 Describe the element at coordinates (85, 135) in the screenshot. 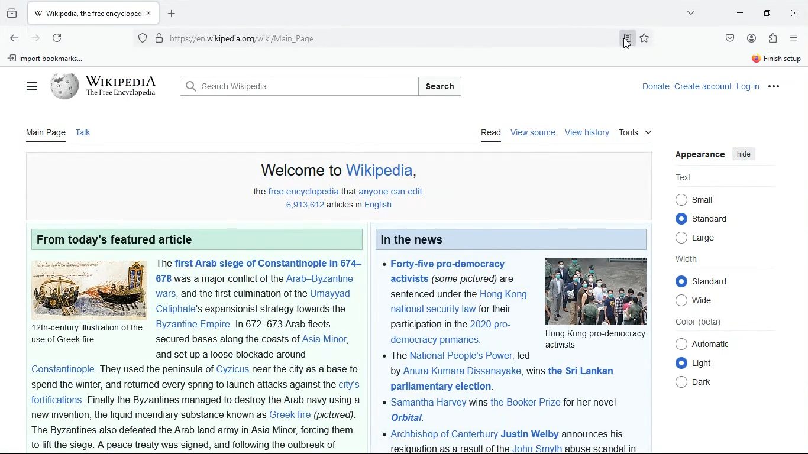

I see `talk` at that location.